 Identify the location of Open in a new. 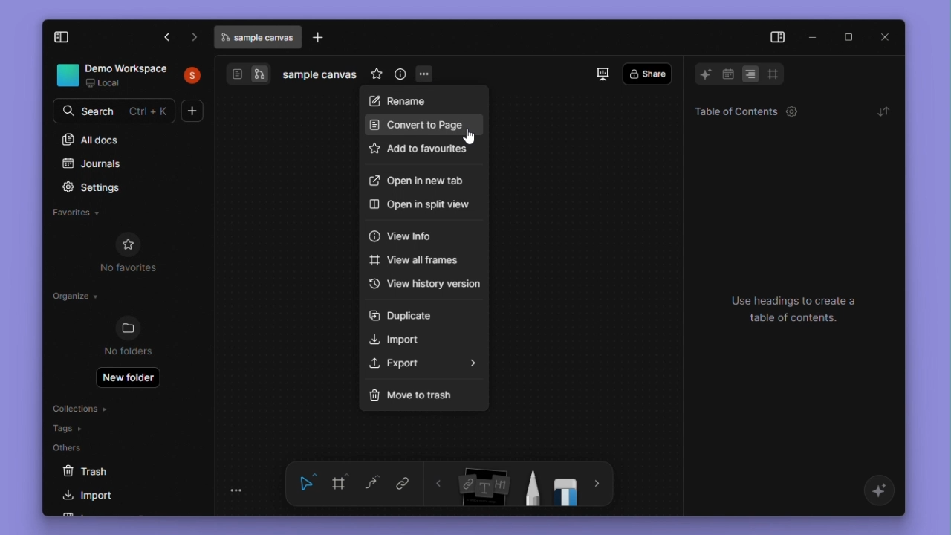
(418, 179).